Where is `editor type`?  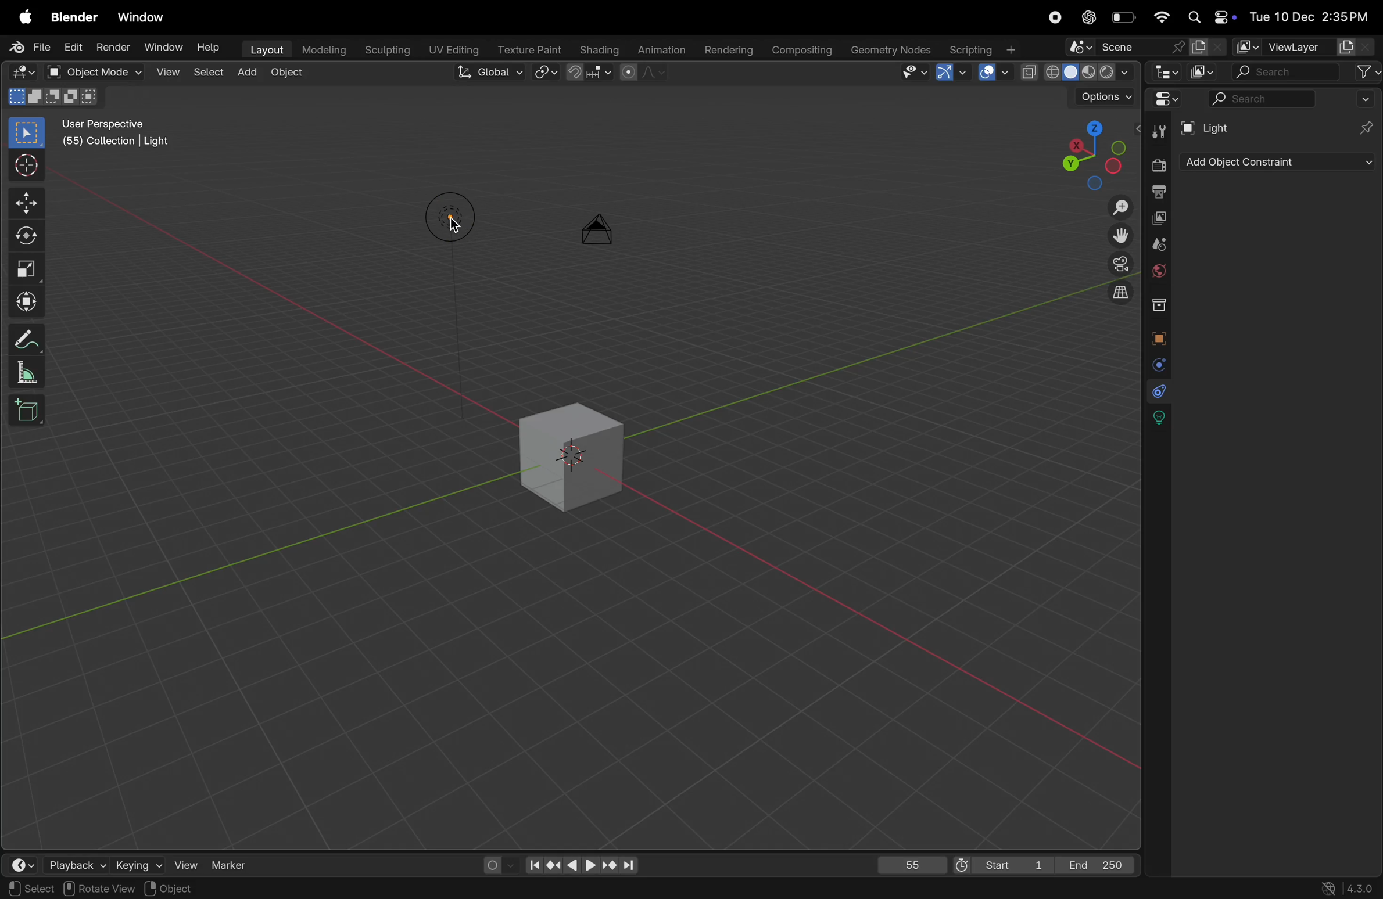
editor type is located at coordinates (1165, 72).